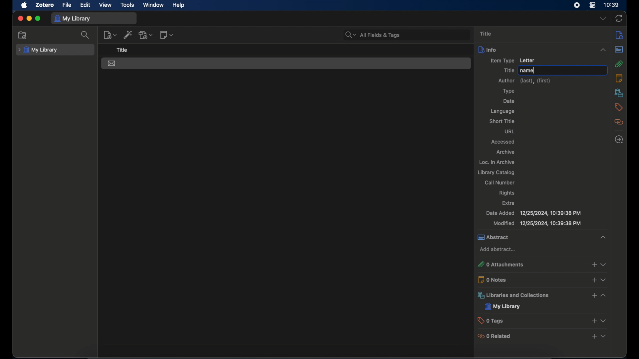 The height and width of the screenshot is (359, 639). Describe the element at coordinates (495, 279) in the screenshot. I see `0 notes` at that location.